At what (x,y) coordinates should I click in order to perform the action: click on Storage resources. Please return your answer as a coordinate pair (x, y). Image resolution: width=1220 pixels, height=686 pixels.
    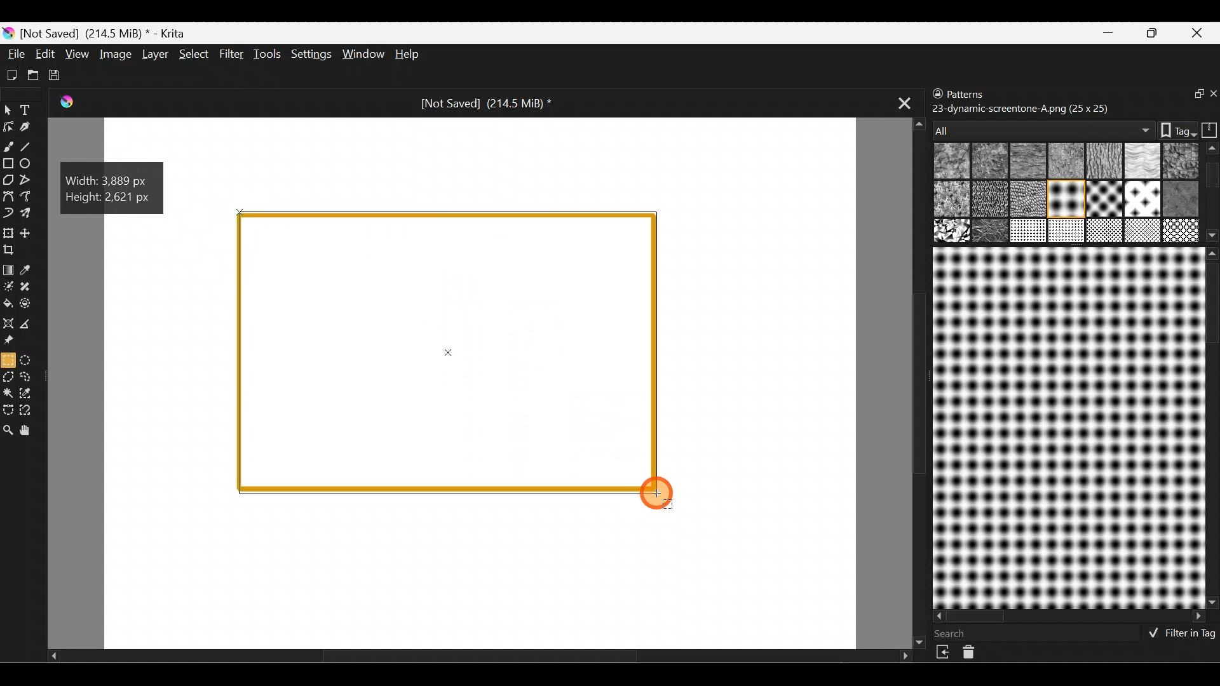
    Looking at the image, I should click on (1207, 129).